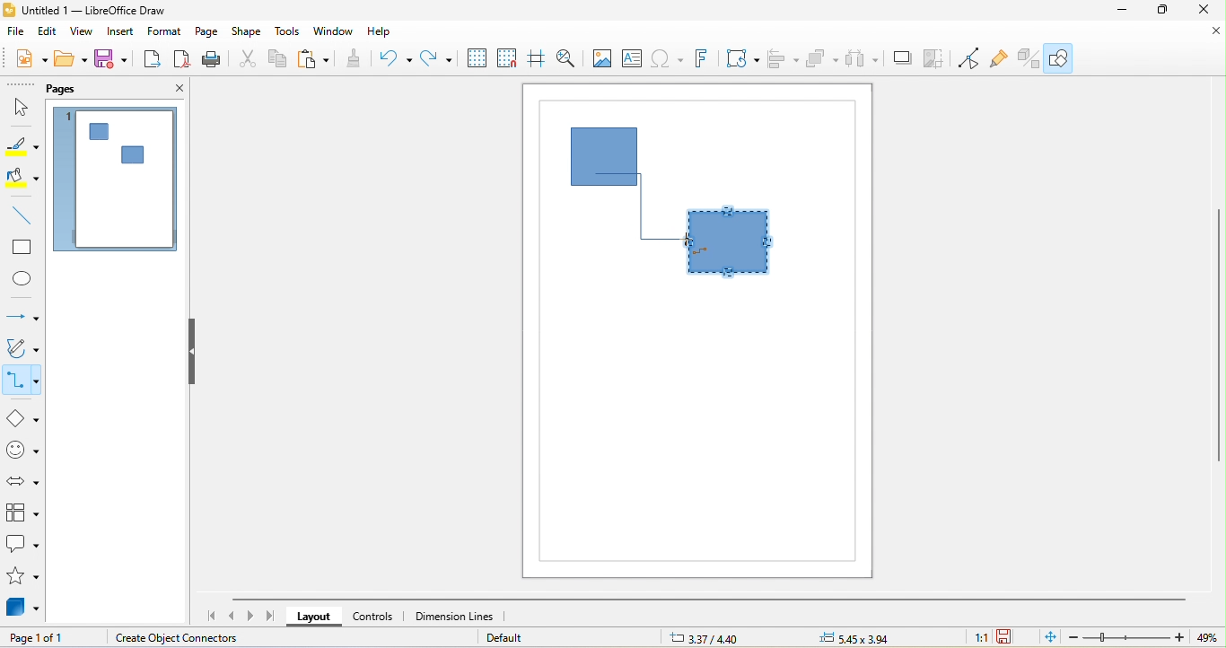 The image size is (1226, 648). What do you see at coordinates (281, 59) in the screenshot?
I see `copy` at bounding box center [281, 59].